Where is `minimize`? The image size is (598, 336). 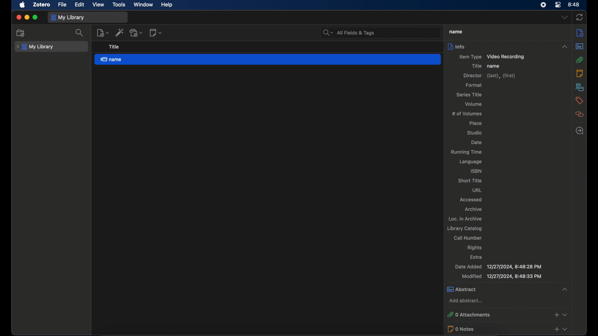 minimize is located at coordinates (27, 17).